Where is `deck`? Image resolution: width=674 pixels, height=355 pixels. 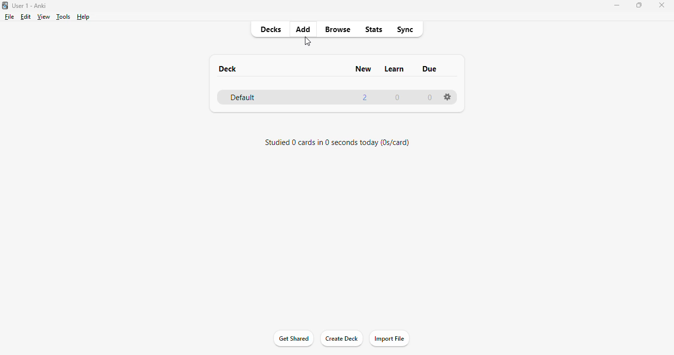
deck is located at coordinates (228, 69).